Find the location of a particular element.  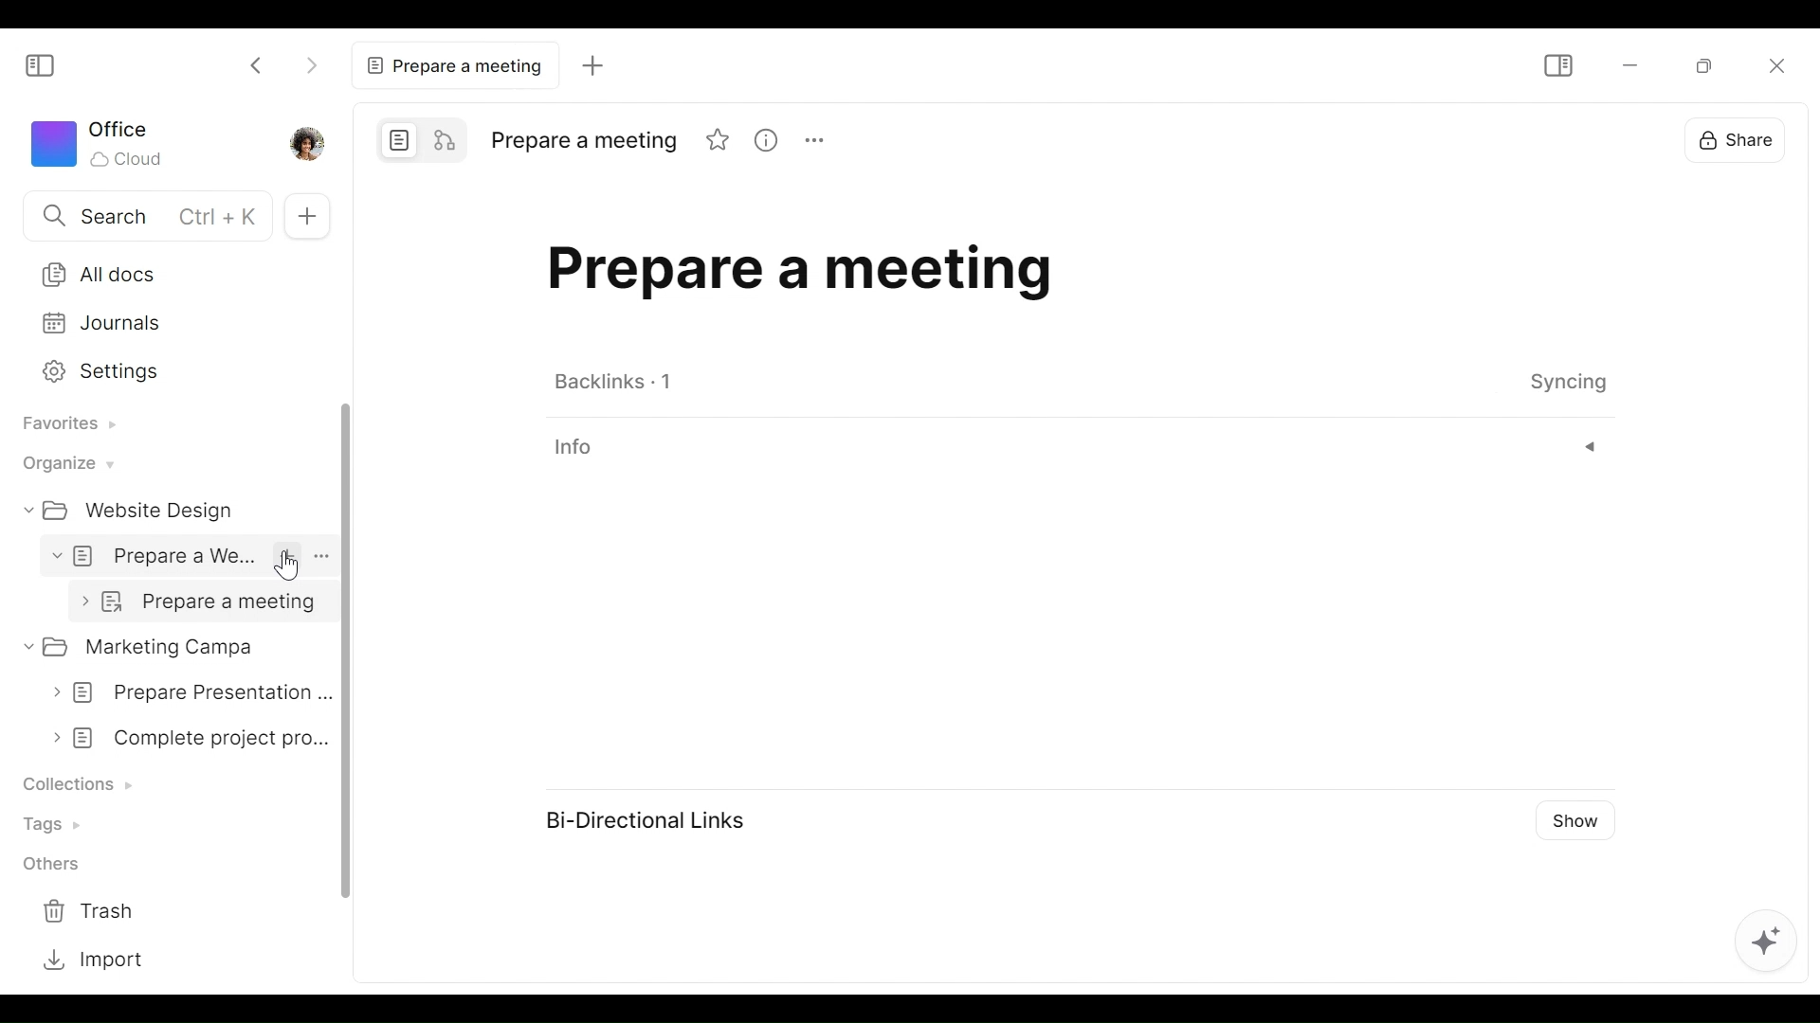

Title is located at coordinates (591, 140).